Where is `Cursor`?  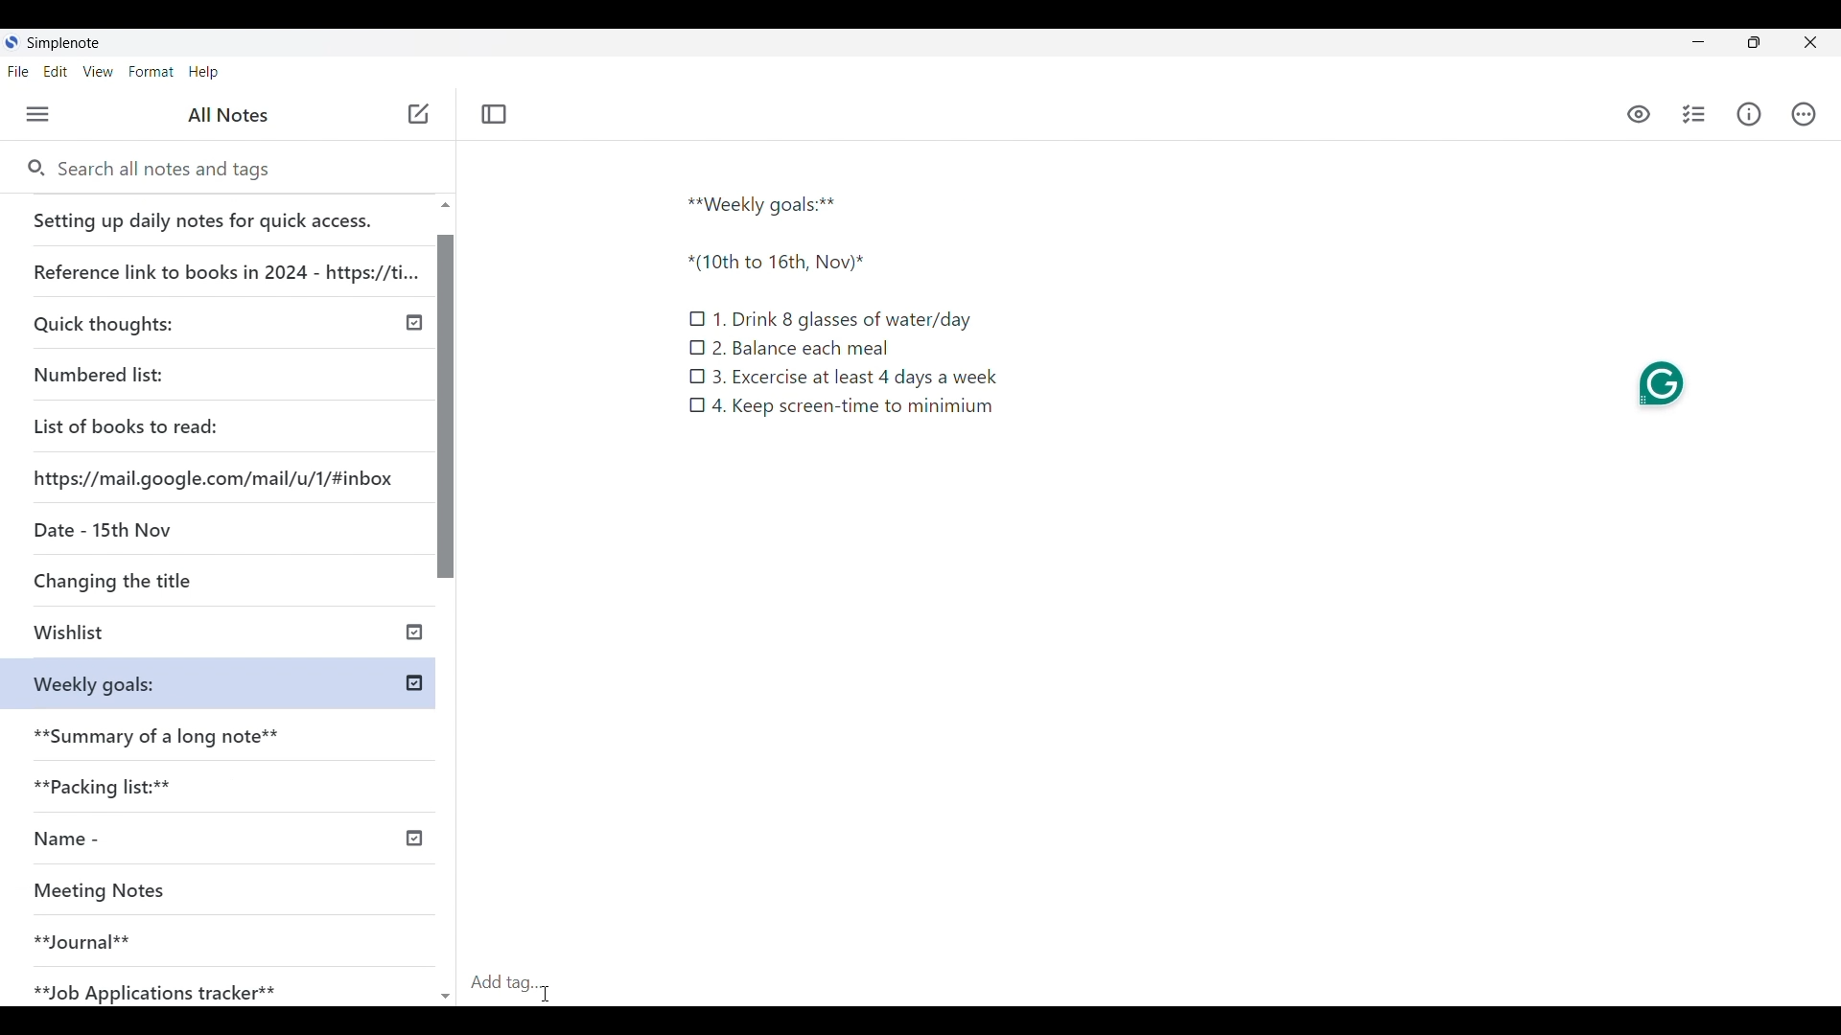
Cursor is located at coordinates (546, 993).